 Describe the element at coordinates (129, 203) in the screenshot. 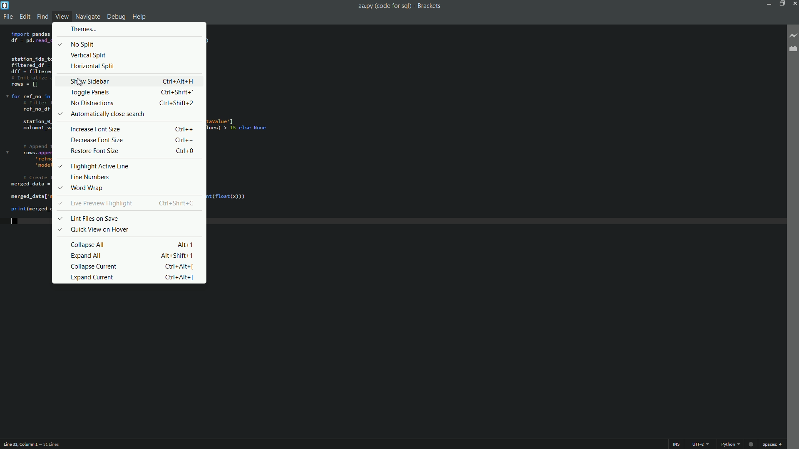

I see `live preview highlight` at that location.